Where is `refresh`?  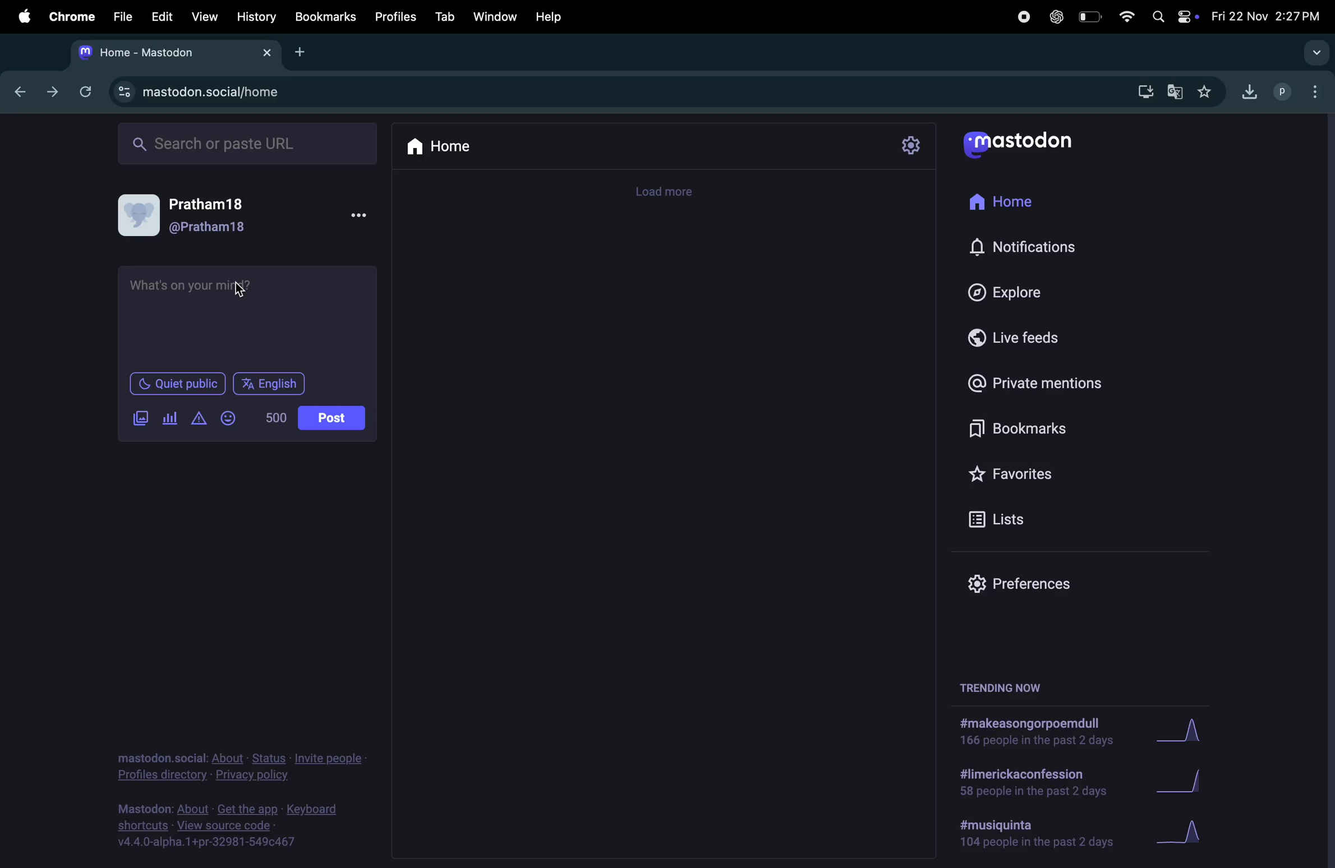
refresh is located at coordinates (83, 90).